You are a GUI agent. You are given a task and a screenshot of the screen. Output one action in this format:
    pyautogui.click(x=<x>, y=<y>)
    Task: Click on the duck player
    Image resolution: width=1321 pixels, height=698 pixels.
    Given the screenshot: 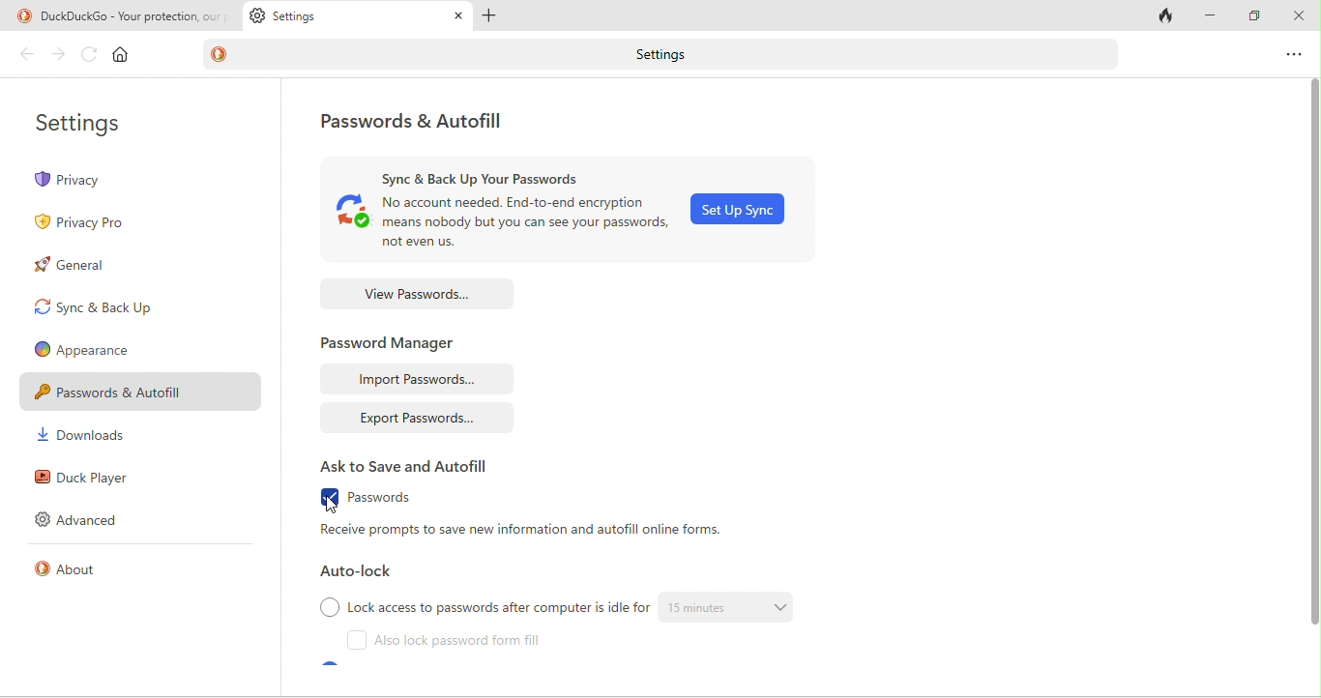 What is the action you would take?
    pyautogui.click(x=103, y=480)
    